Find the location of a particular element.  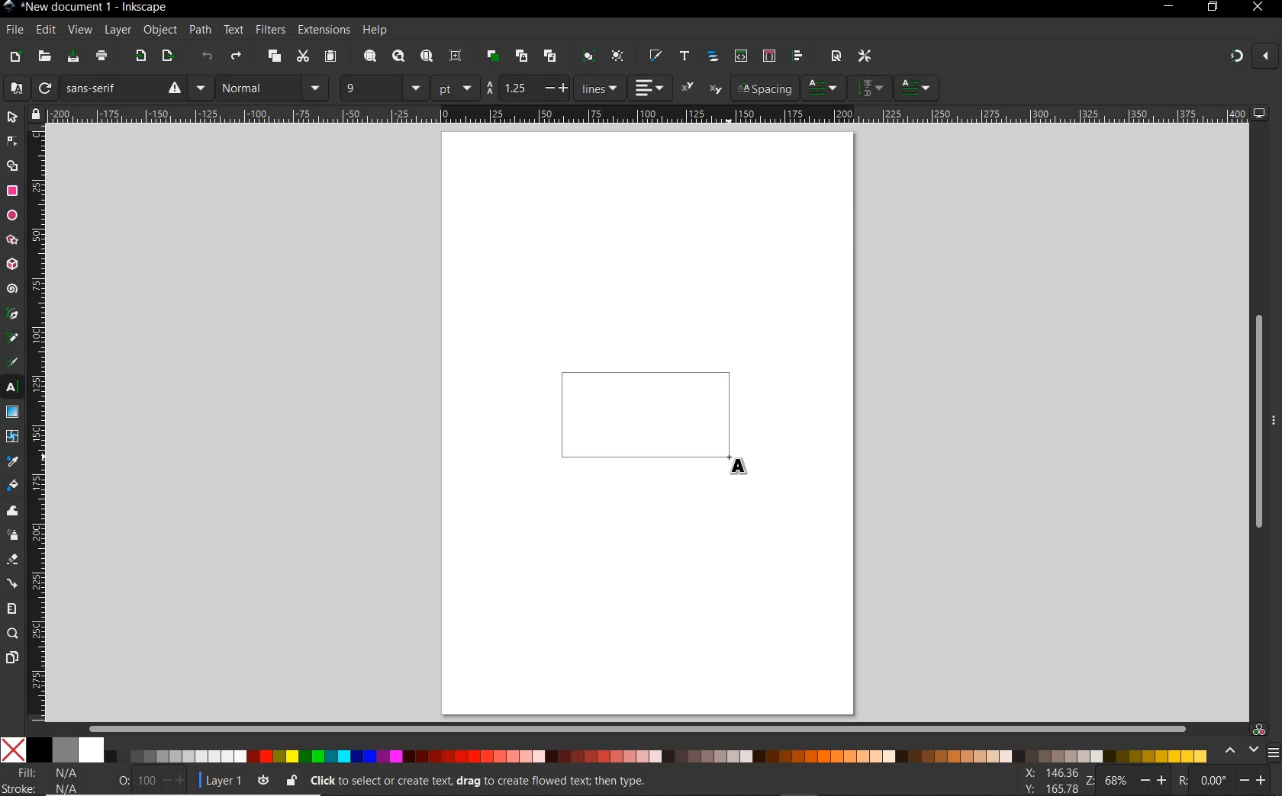

help is located at coordinates (376, 30).